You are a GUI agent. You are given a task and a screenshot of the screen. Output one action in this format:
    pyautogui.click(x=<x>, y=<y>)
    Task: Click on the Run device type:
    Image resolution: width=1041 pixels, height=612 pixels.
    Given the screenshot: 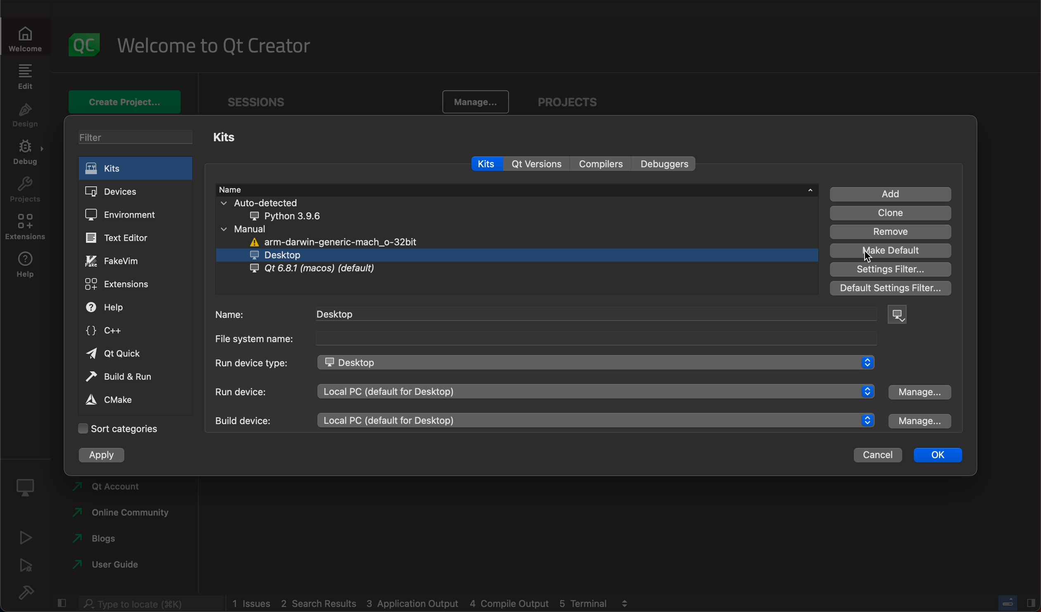 What is the action you would take?
    pyautogui.click(x=255, y=362)
    